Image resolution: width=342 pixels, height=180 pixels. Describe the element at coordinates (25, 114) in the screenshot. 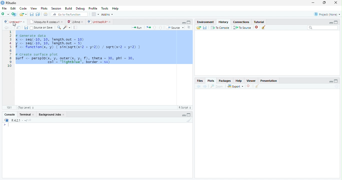

I see `Terminal` at that location.